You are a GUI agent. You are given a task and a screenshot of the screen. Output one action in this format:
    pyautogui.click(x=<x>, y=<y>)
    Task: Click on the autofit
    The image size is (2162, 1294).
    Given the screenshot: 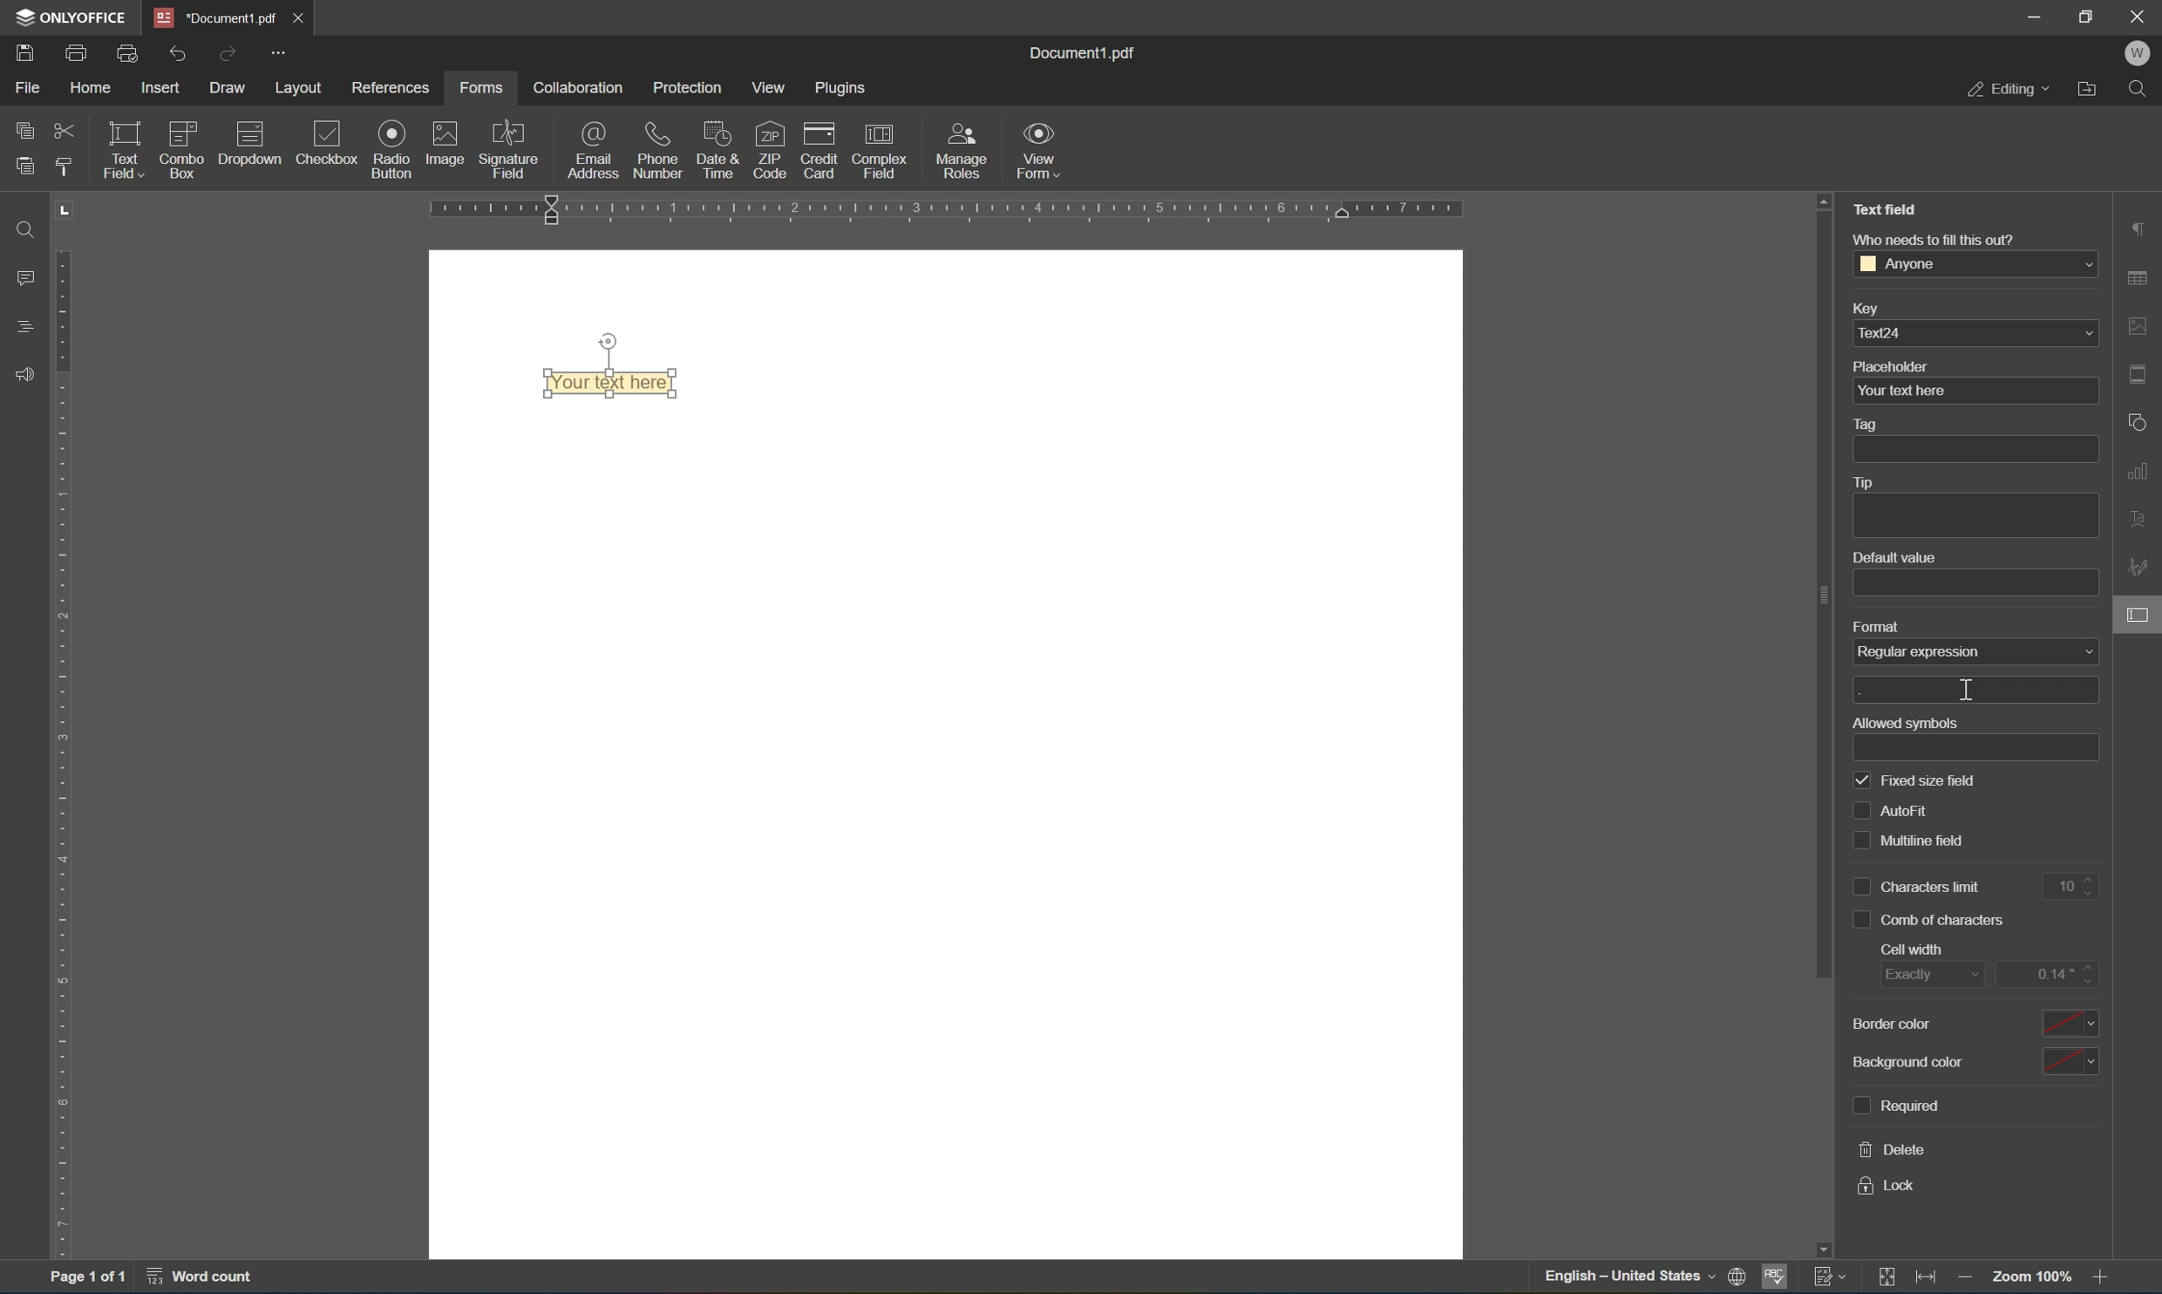 What is the action you would take?
    pyautogui.click(x=1898, y=811)
    